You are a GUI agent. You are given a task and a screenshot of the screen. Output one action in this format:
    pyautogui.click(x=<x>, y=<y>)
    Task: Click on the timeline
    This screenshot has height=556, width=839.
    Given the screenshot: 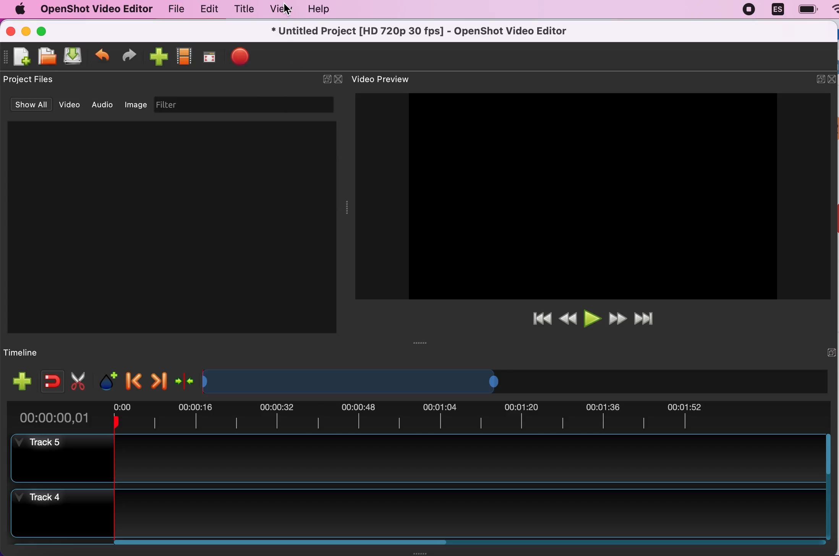 What is the action you would take?
    pyautogui.click(x=25, y=353)
    